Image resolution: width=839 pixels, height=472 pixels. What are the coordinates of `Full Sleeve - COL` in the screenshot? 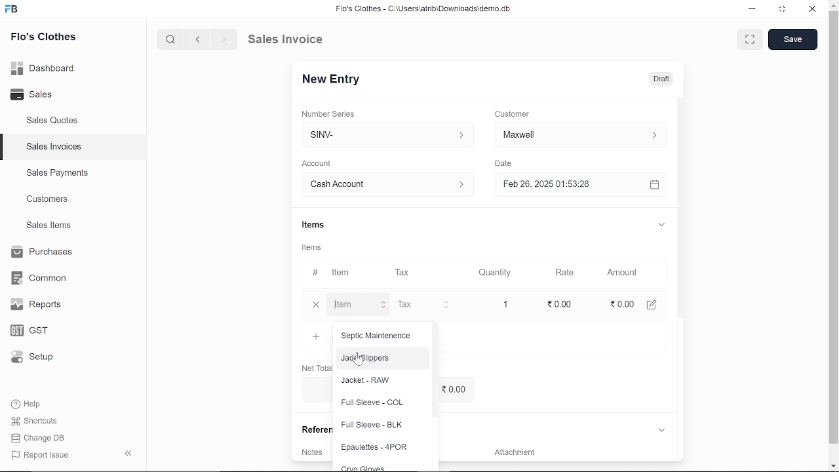 It's located at (381, 404).